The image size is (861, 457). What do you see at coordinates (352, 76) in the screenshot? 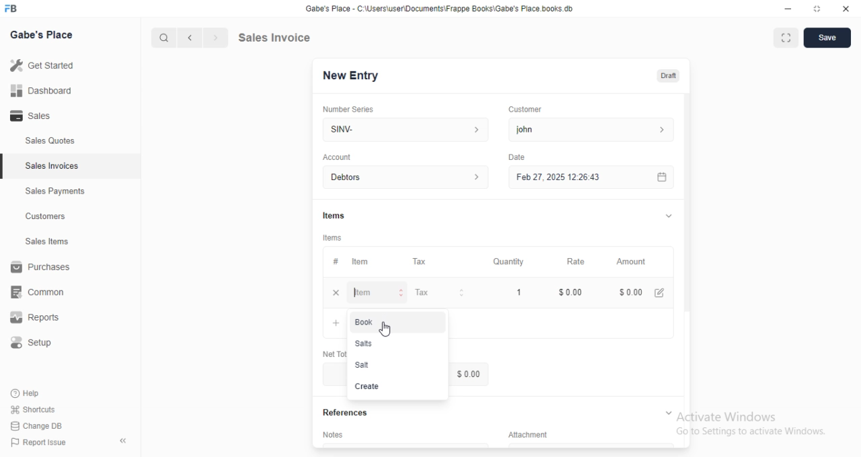
I see `New Entry` at bounding box center [352, 76].